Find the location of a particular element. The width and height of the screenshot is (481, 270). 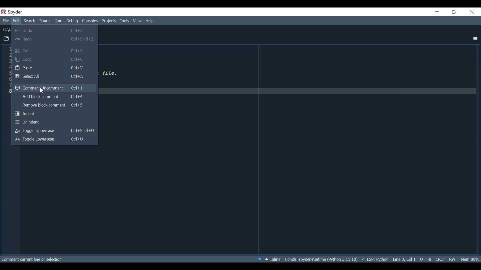

Unindent is located at coordinates (55, 122).